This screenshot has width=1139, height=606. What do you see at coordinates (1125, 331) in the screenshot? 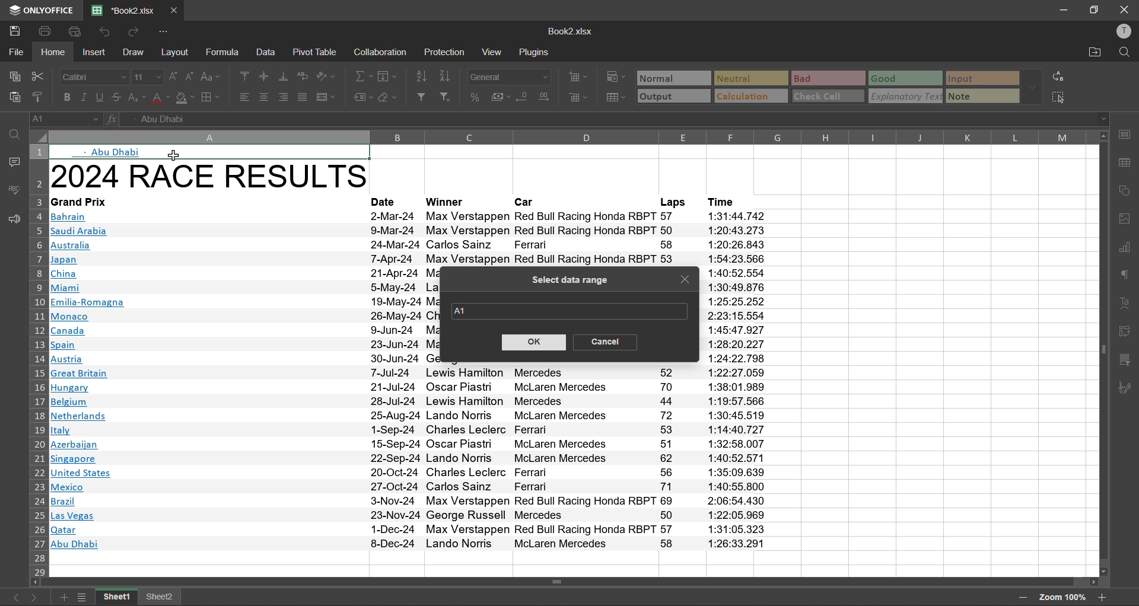
I see `pivot table` at bounding box center [1125, 331].